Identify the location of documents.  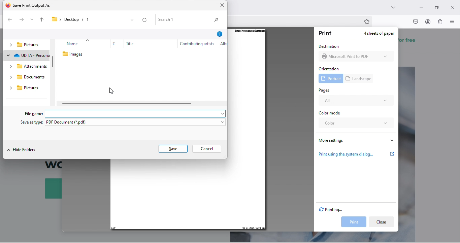
(28, 79).